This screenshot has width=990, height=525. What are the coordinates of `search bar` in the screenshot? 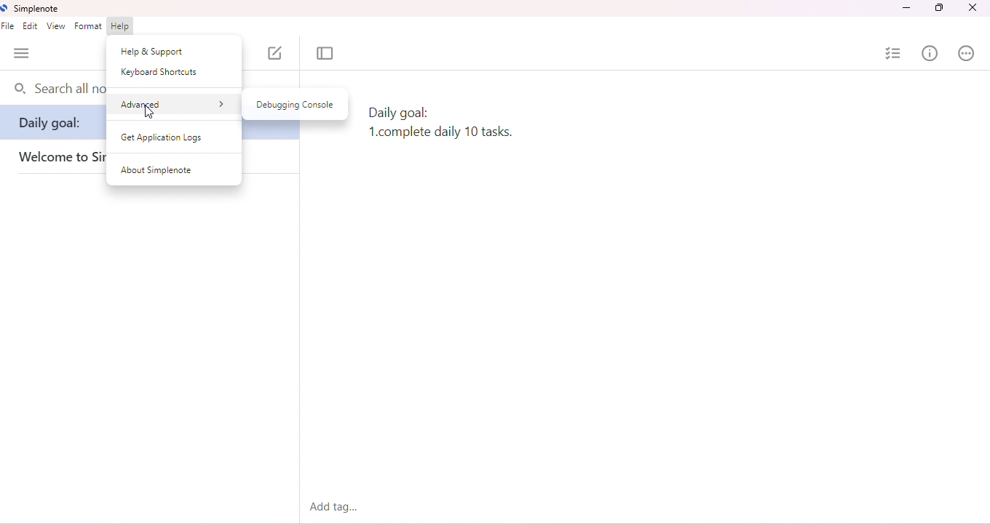 It's located at (55, 89).